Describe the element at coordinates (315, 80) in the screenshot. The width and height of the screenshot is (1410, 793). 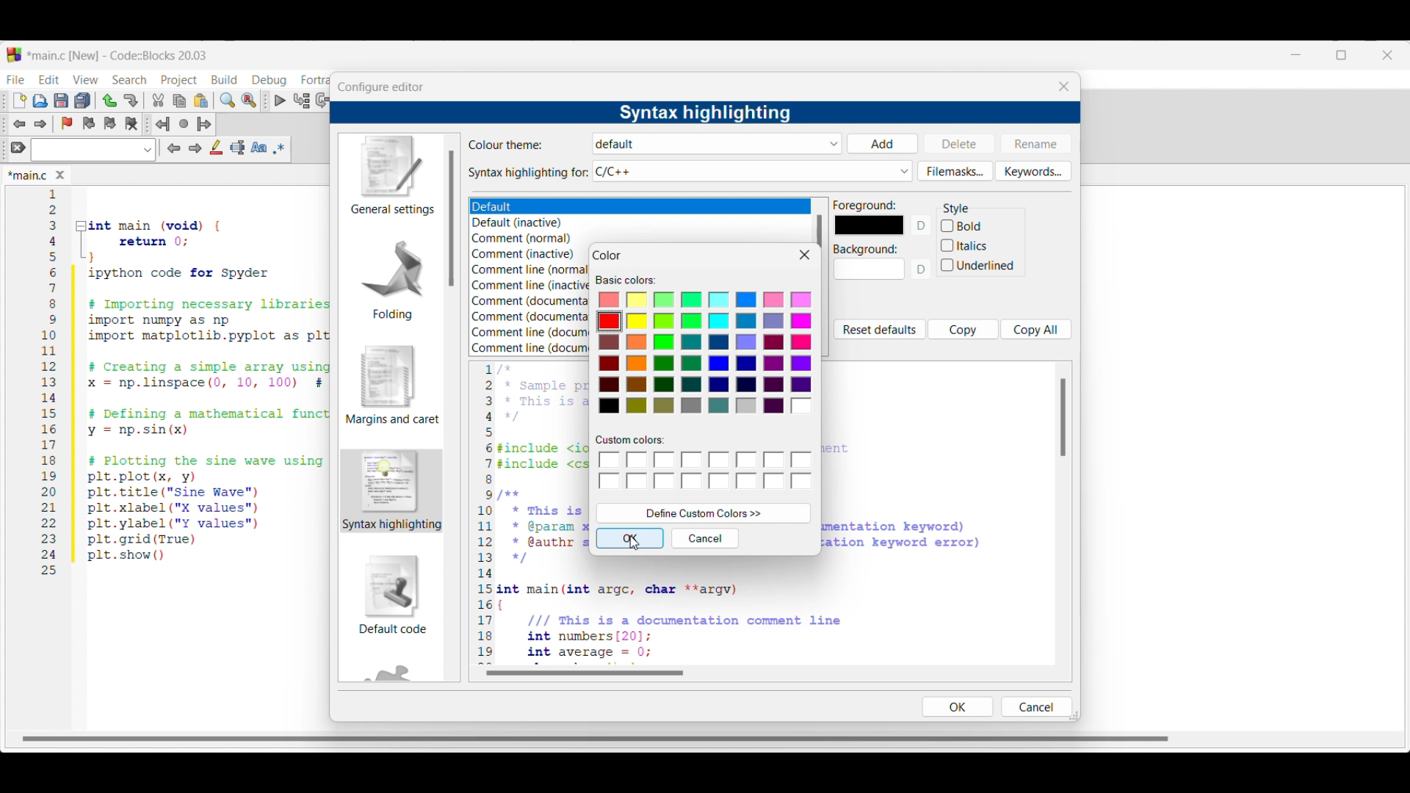
I see `Fortran menu ` at that location.